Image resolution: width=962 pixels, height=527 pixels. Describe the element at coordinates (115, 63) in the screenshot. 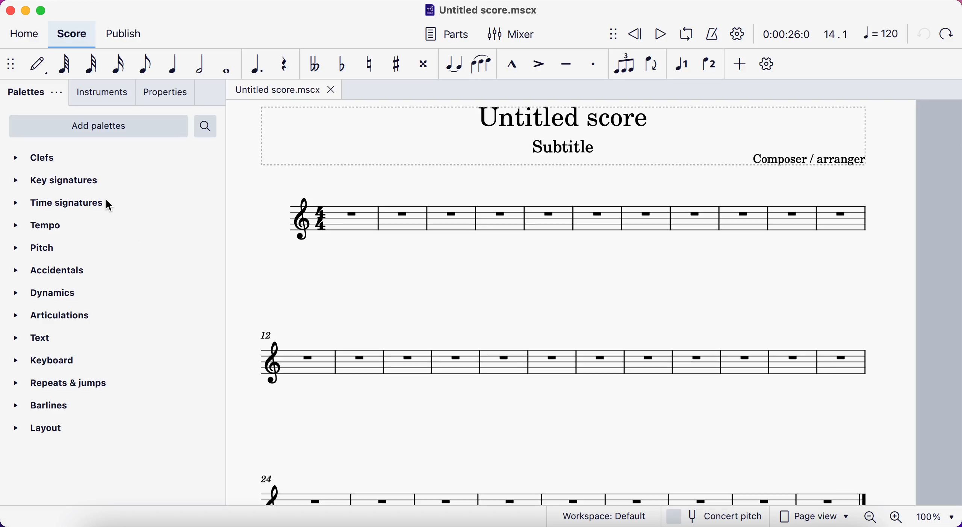

I see `16th note` at that location.